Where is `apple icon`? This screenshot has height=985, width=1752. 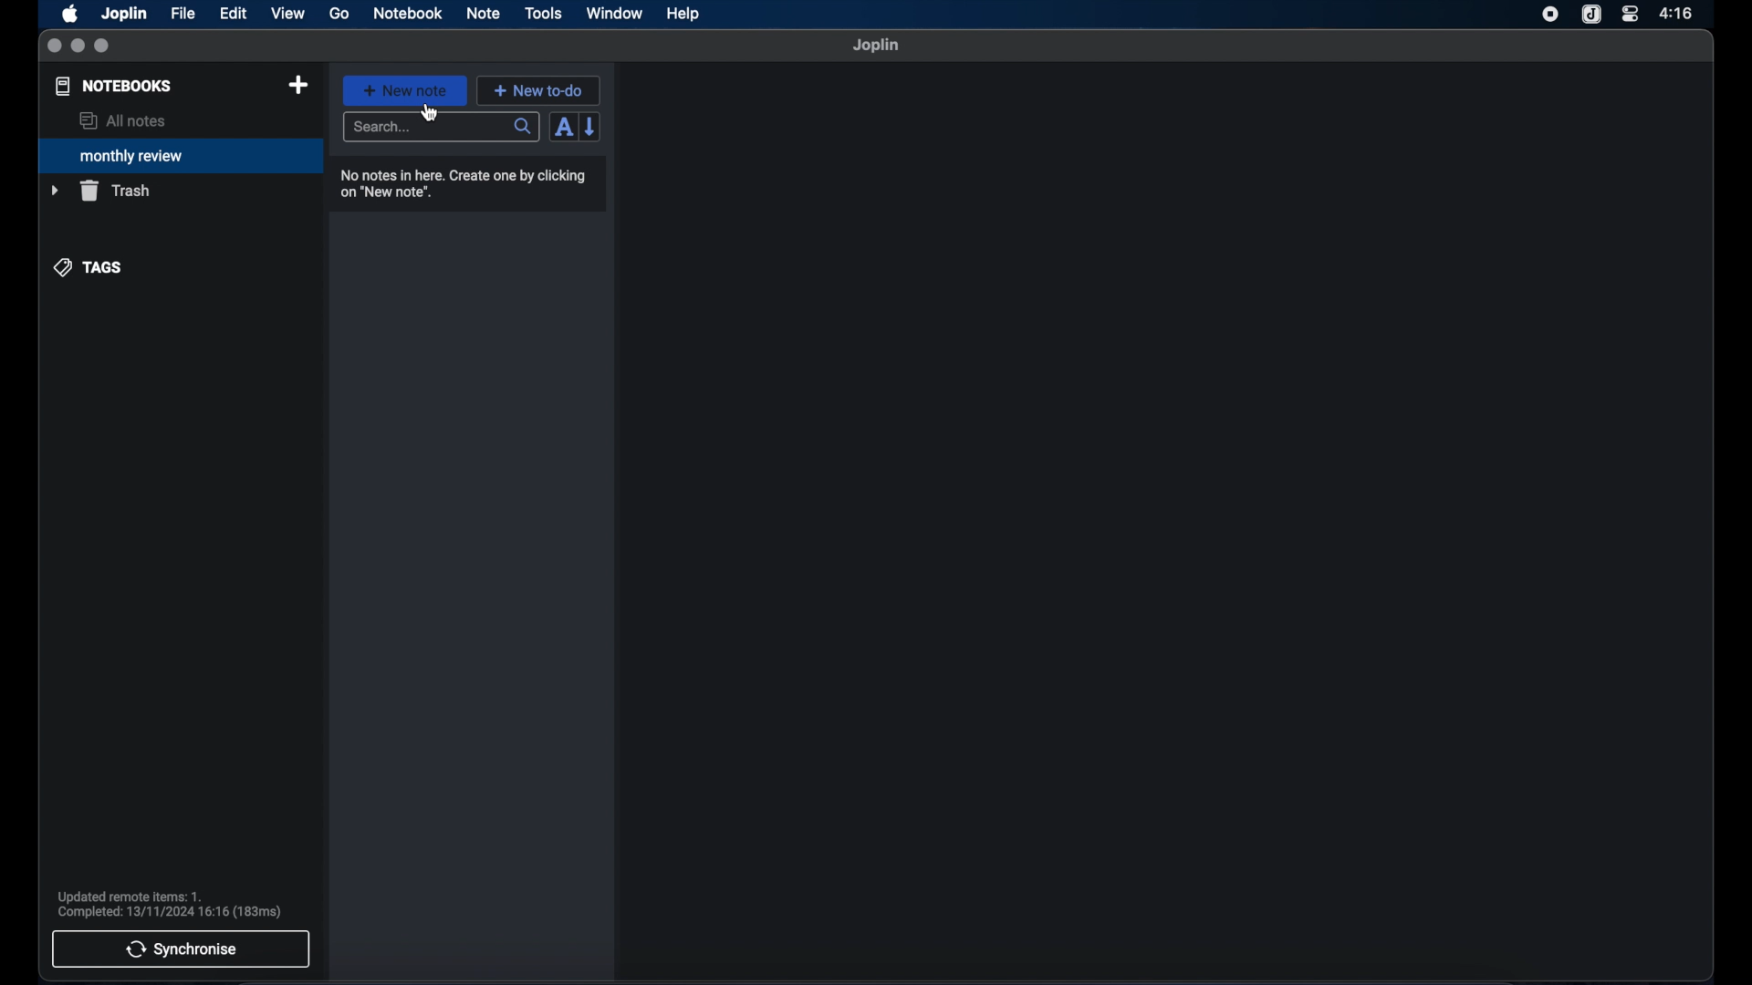
apple icon is located at coordinates (68, 14).